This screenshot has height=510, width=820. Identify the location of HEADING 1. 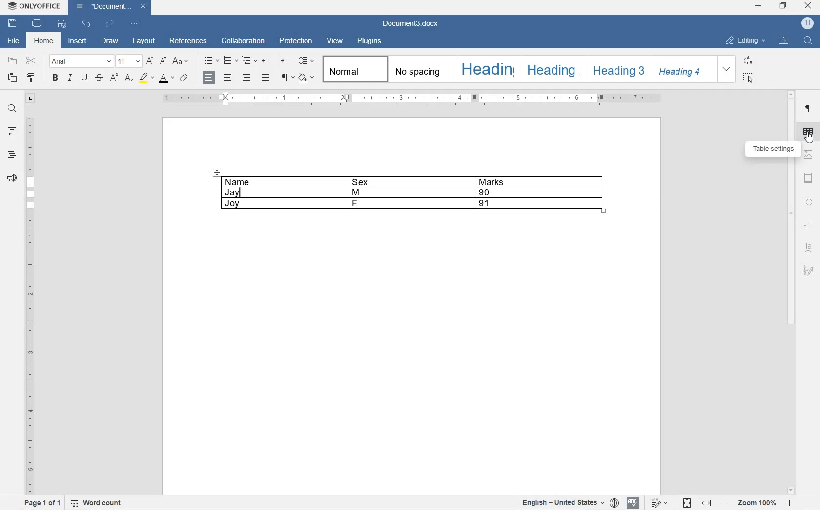
(485, 69).